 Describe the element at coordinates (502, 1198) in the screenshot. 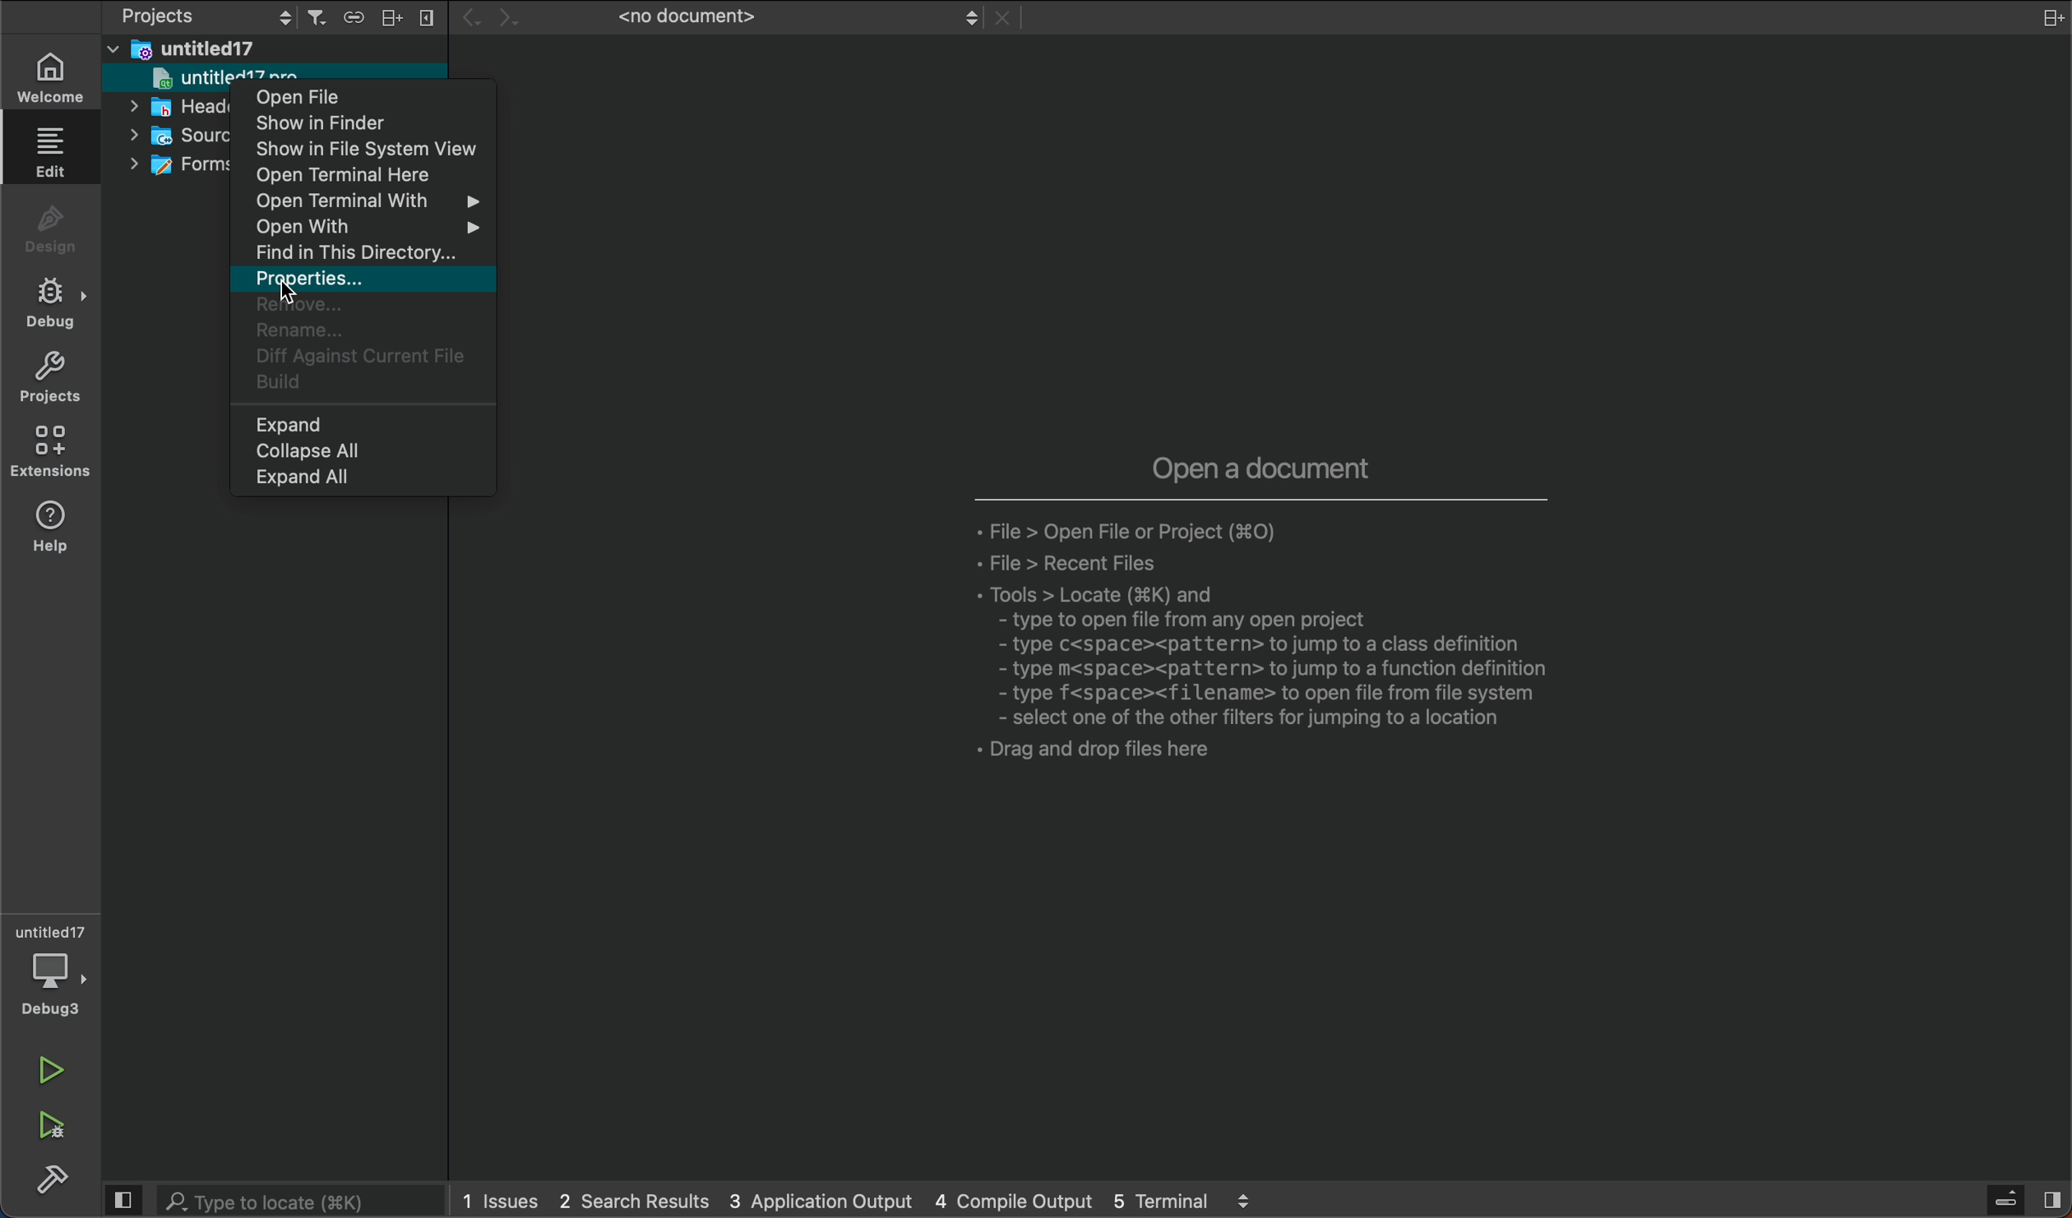

I see `issues` at that location.